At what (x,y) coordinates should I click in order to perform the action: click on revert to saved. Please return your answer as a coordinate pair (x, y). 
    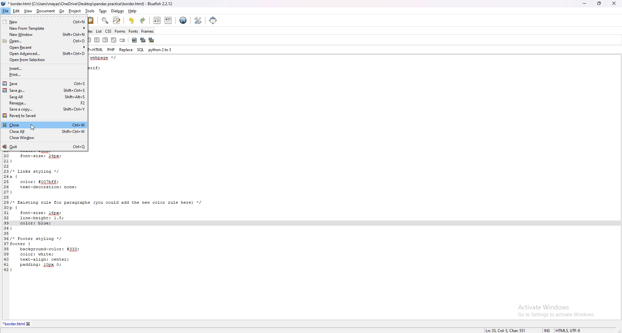
    Looking at the image, I should click on (44, 116).